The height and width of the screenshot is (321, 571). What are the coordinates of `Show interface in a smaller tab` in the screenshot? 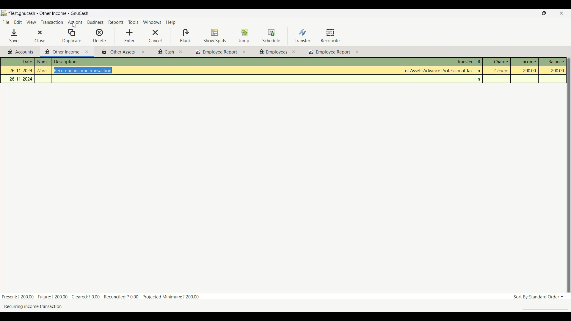 It's located at (545, 14).